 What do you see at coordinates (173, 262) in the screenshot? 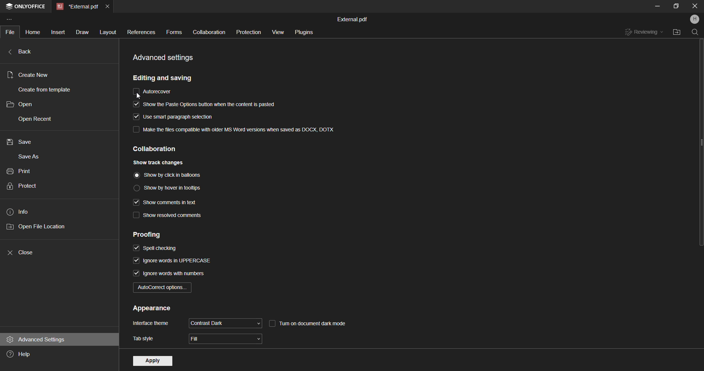
I see `ignore words in uppercase` at bounding box center [173, 262].